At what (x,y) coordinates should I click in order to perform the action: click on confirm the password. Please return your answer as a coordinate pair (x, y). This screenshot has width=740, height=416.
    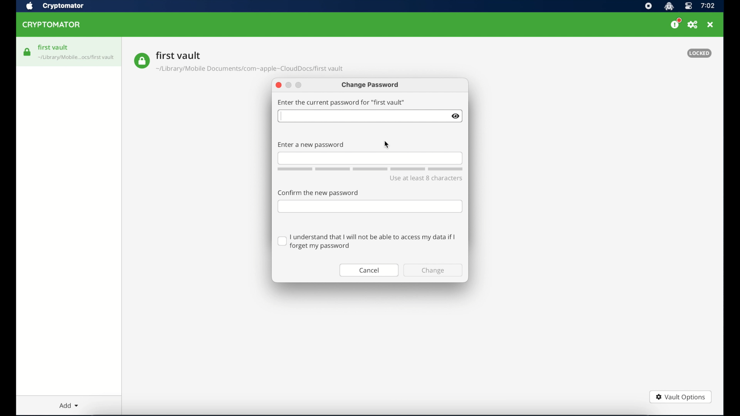
    Looking at the image, I should click on (318, 193).